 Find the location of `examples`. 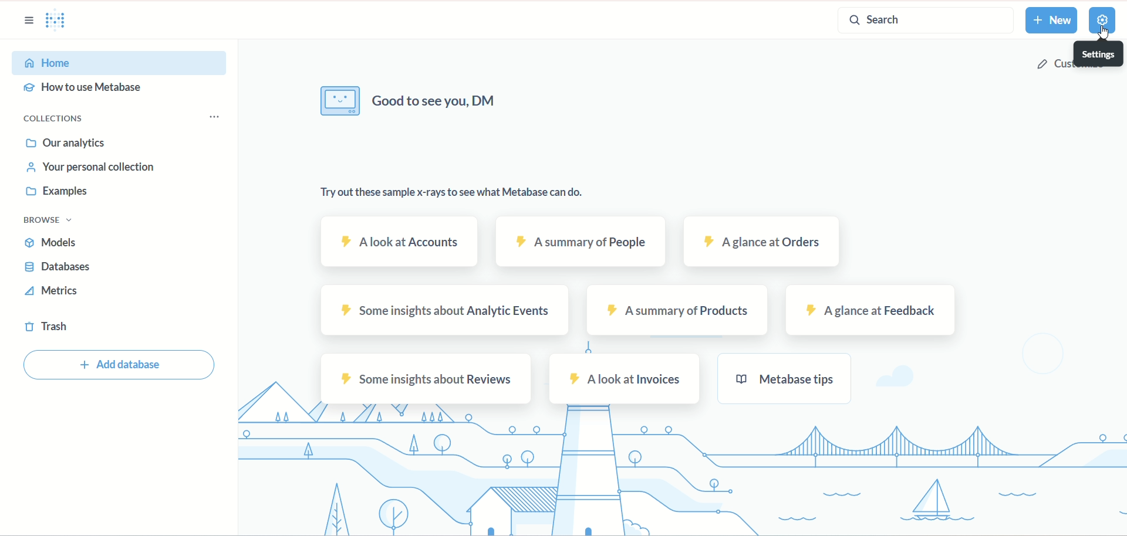

examples is located at coordinates (65, 195).